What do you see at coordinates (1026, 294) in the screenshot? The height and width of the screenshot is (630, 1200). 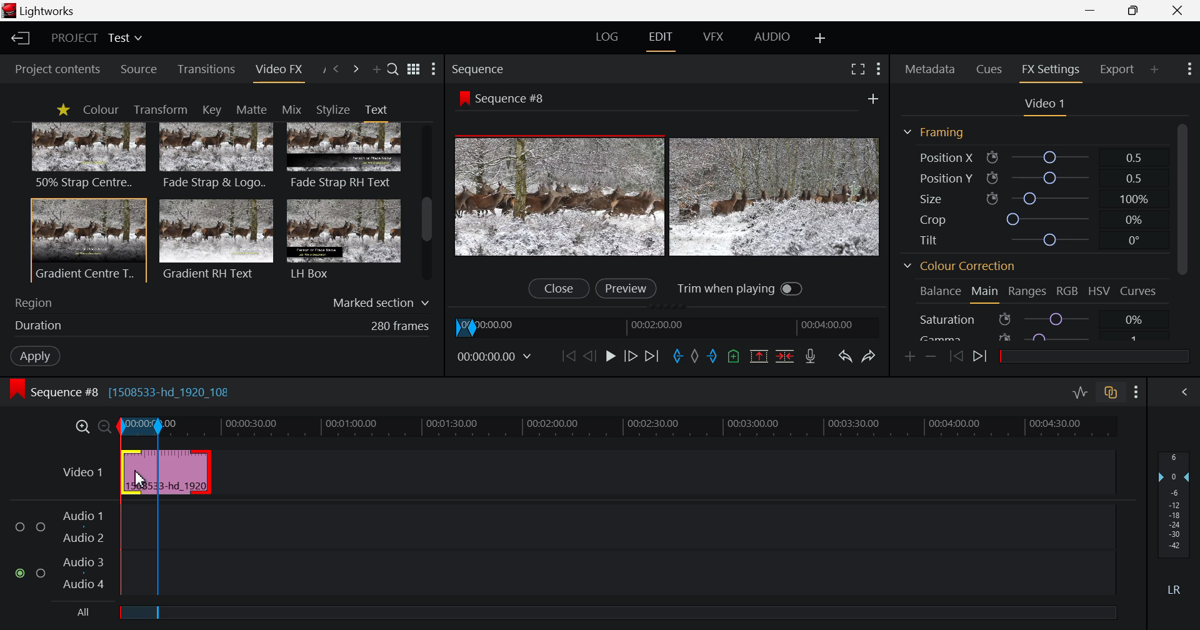 I see `Ranges` at bounding box center [1026, 294].